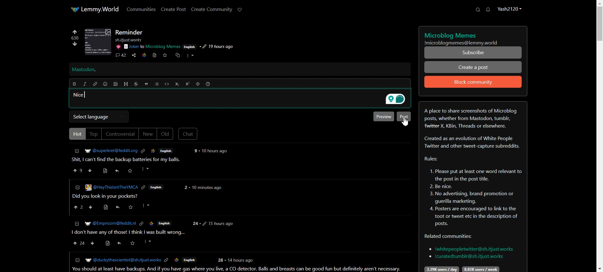 This screenshot has width=603, height=272. What do you see at coordinates (190, 56) in the screenshot?
I see `More` at bounding box center [190, 56].